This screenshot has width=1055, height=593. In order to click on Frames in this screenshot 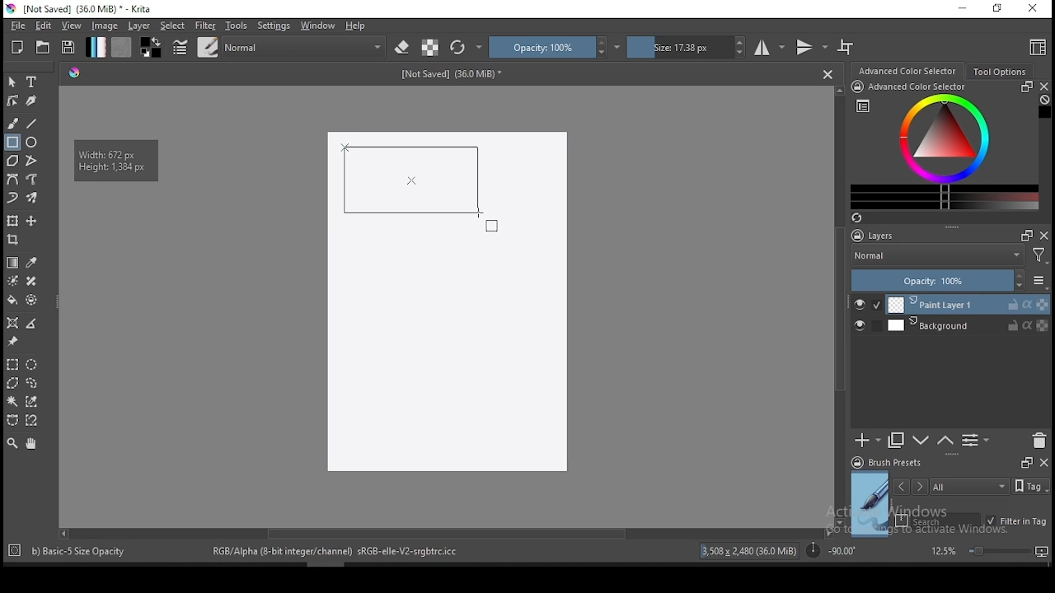, I will do `click(1022, 235)`.